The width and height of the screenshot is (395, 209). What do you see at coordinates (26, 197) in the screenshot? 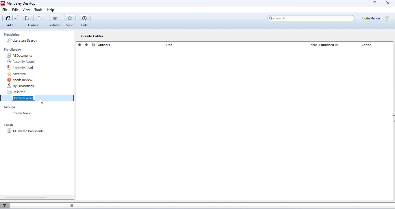
I see `horizontal scroll bar` at bounding box center [26, 197].